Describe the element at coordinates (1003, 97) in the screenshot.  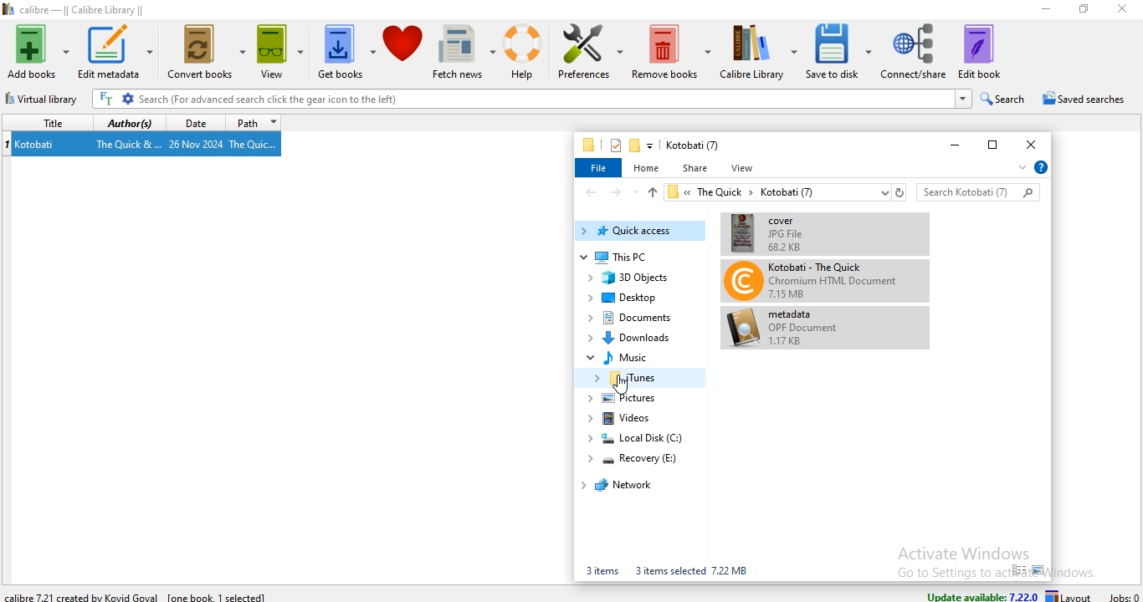
I see `search` at that location.